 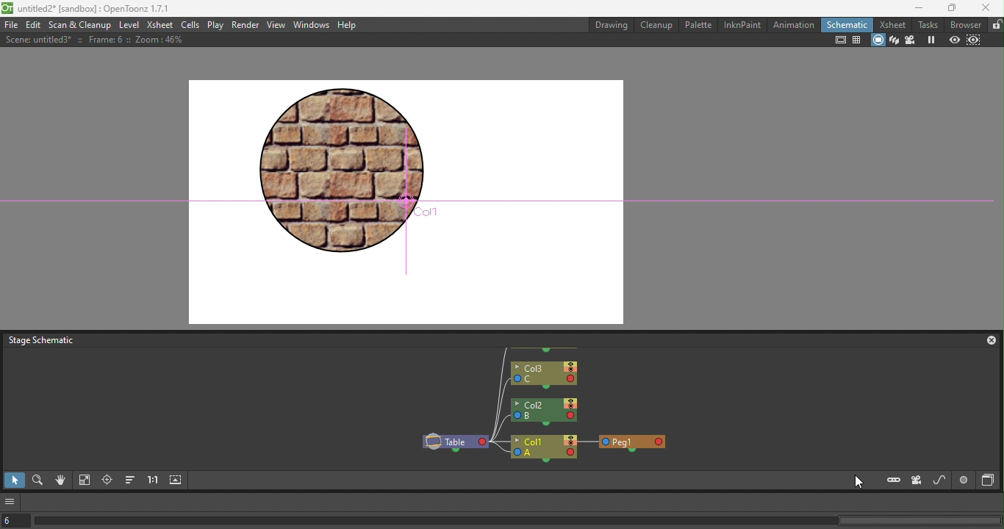 I want to click on Cleanup, so click(x=659, y=24).